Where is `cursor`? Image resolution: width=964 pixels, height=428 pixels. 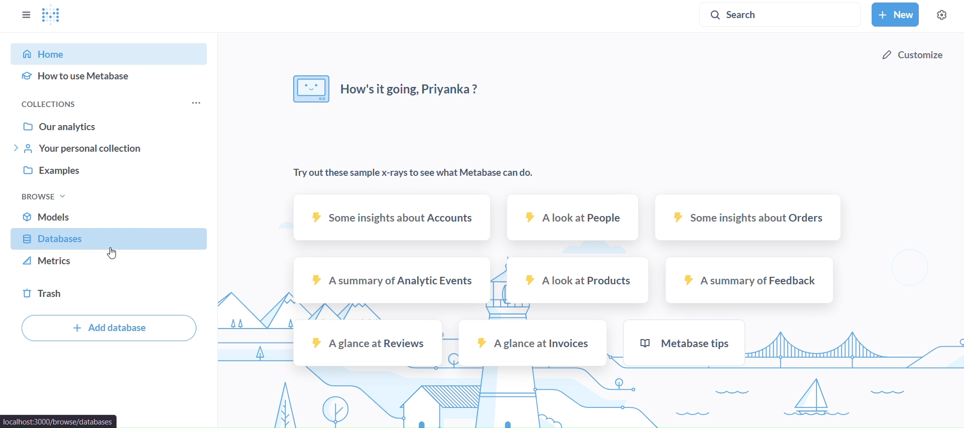
cursor is located at coordinates (113, 255).